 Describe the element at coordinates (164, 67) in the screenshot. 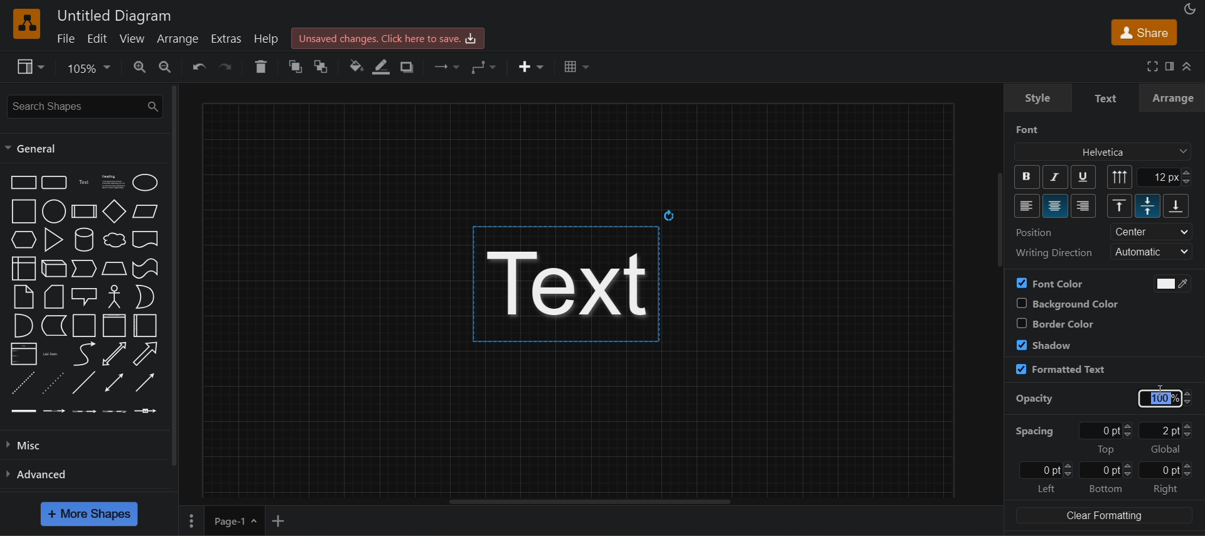

I see `zoom out` at that location.